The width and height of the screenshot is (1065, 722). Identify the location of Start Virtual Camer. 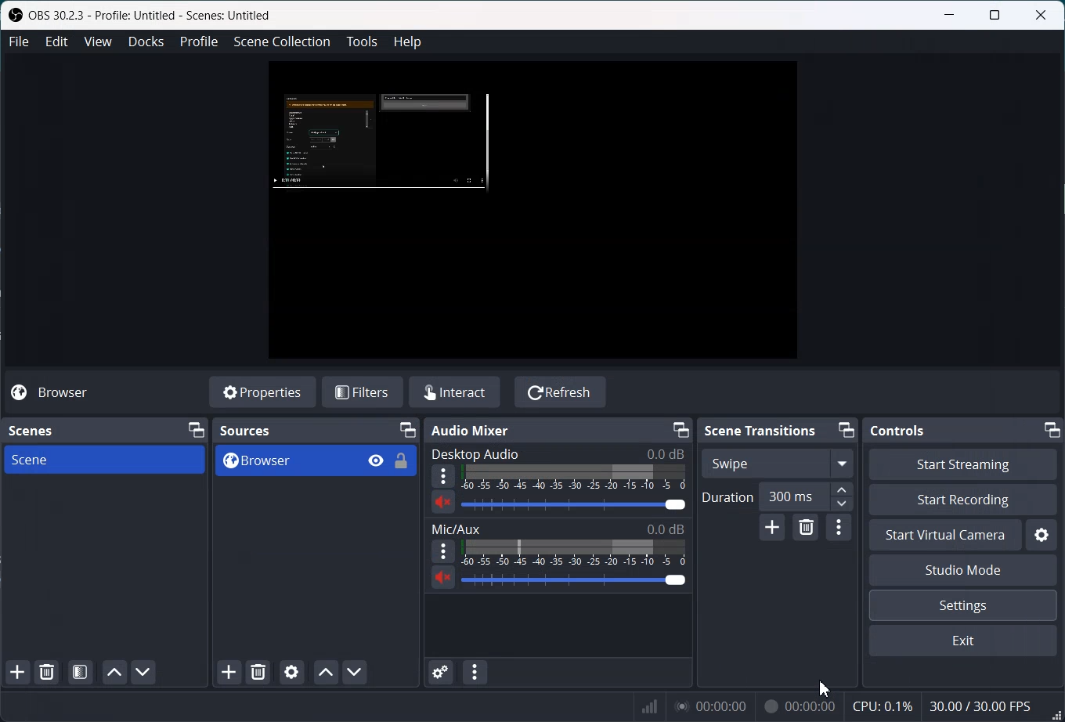
(945, 536).